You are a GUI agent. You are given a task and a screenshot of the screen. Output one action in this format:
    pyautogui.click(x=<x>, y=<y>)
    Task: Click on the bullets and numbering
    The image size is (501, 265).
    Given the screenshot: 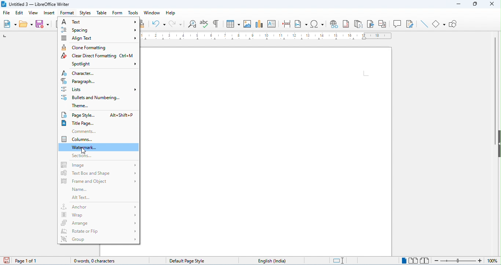 What is the action you would take?
    pyautogui.click(x=95, y=98)
    